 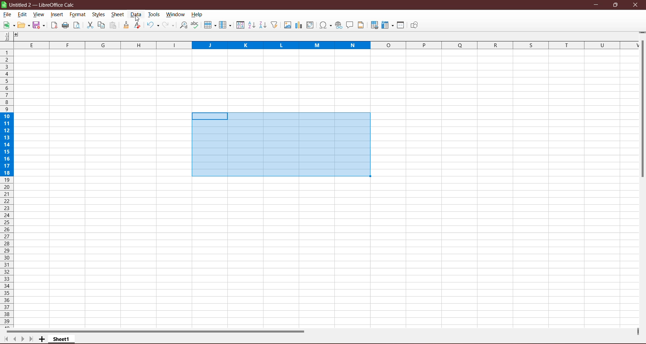 What do you see at coordinates (21, 338) in the screenshot?
I see `Scroll to next page` at bounding box center [21, 338].